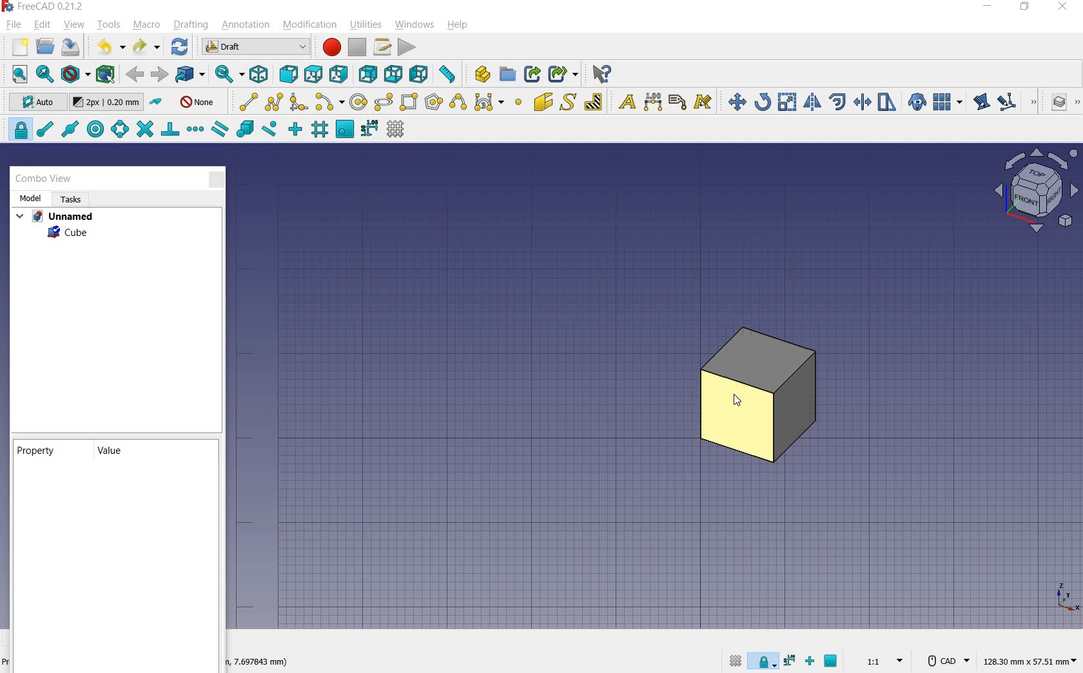 The width and height of the screenshot is (1083, 673). I want to click on snap endpoint, so click(46, 130).